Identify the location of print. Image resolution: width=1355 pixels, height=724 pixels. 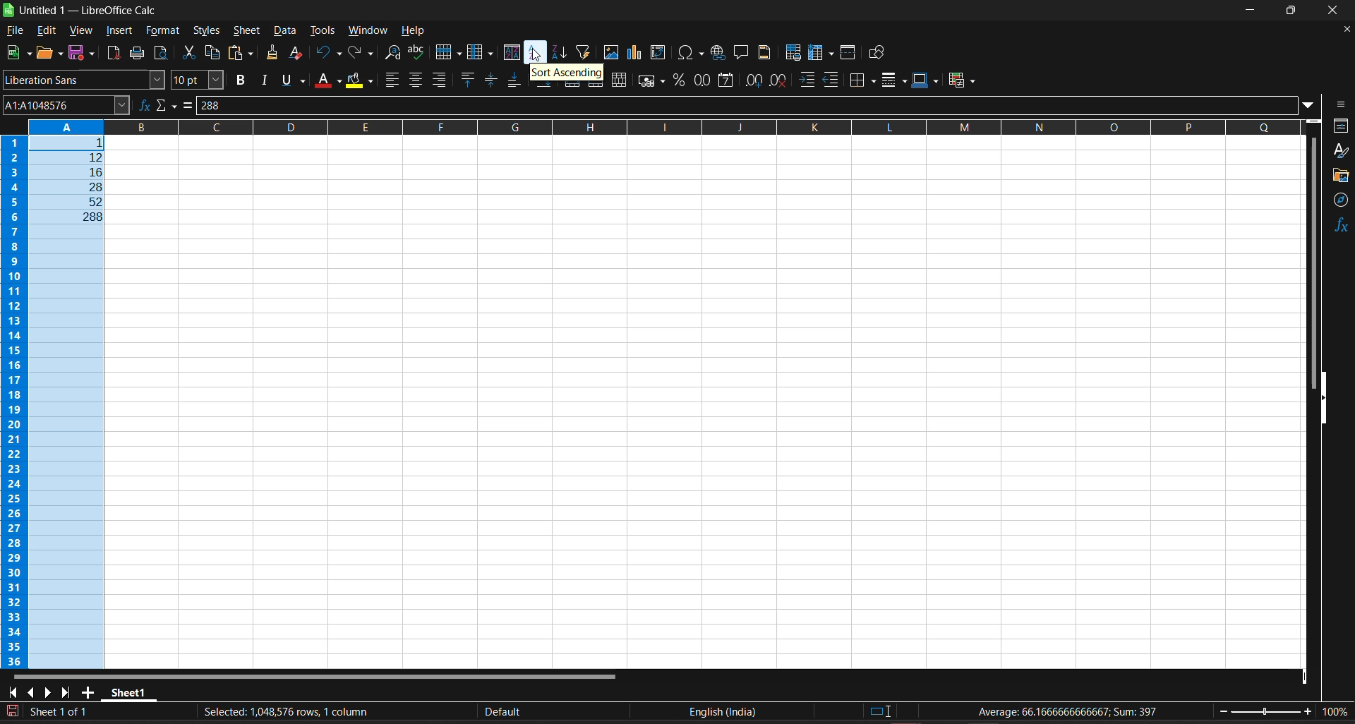
(137, 54).